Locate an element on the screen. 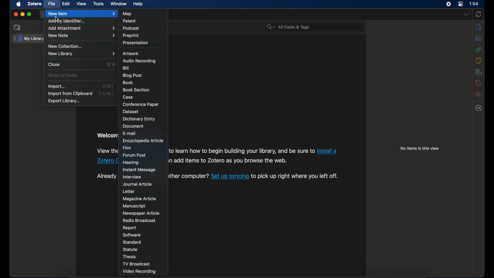 The height and width of the screenshot is (278, 494). software is located at coordinates (131, 235).